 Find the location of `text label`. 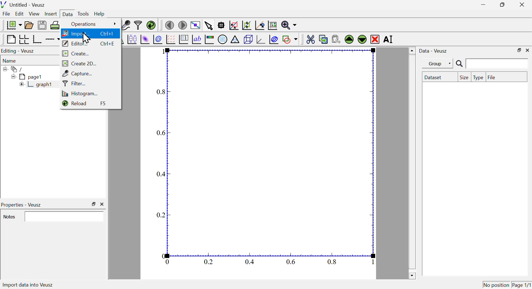

text label is located at coordinates (197, 40).